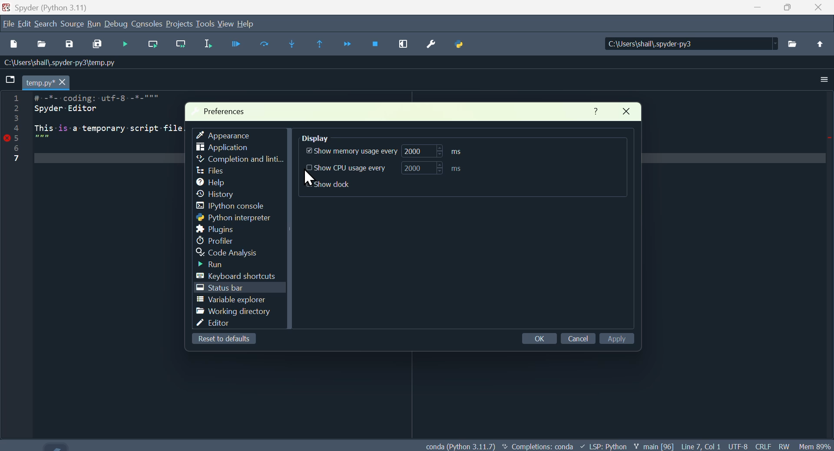 The width and height of the screenshot is (834, 451). Describe the element at coordinates (55, 7) in the screenshot. I see `Spyder` at that location.